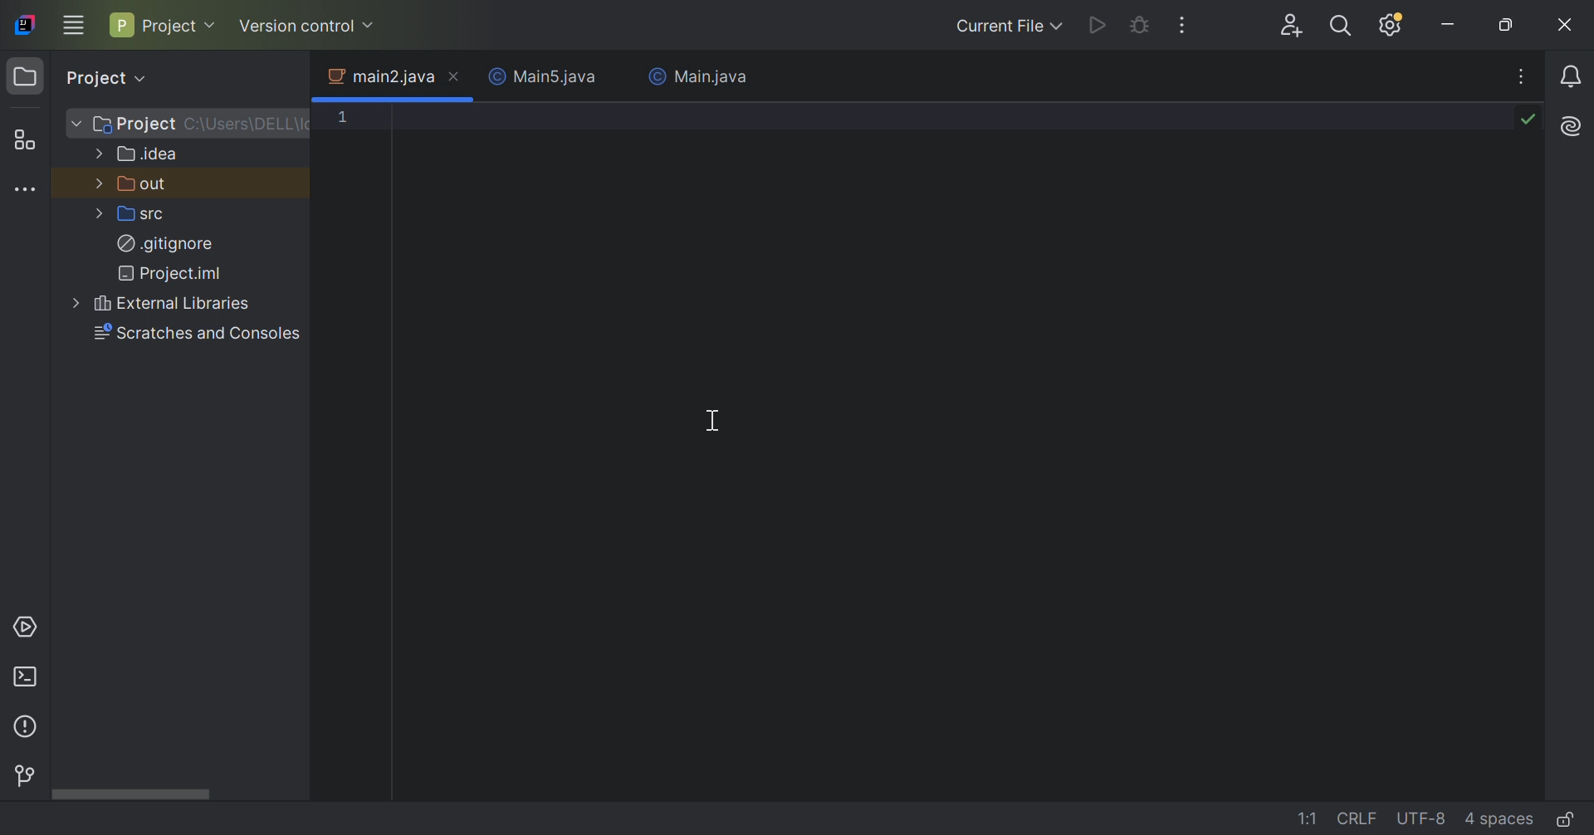 Image resolution: width=1594 pixels, height=835 pixels. What do you see at coordinates (1572, 77) in the screenshot?
I see `Notifications` at bounding box center [1572, 77].